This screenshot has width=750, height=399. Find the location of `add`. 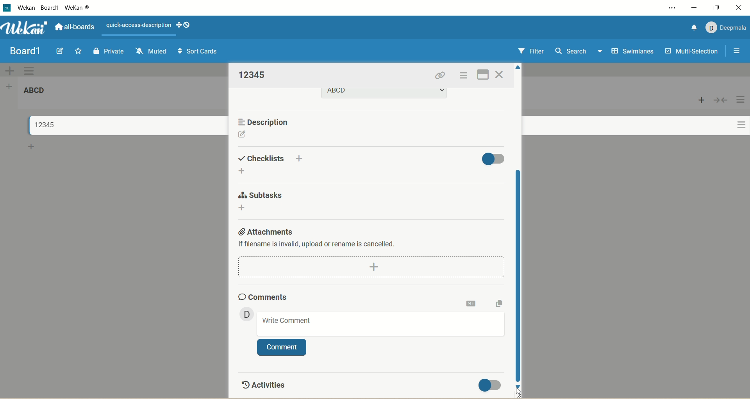

add is located at coordinates (244, 171).